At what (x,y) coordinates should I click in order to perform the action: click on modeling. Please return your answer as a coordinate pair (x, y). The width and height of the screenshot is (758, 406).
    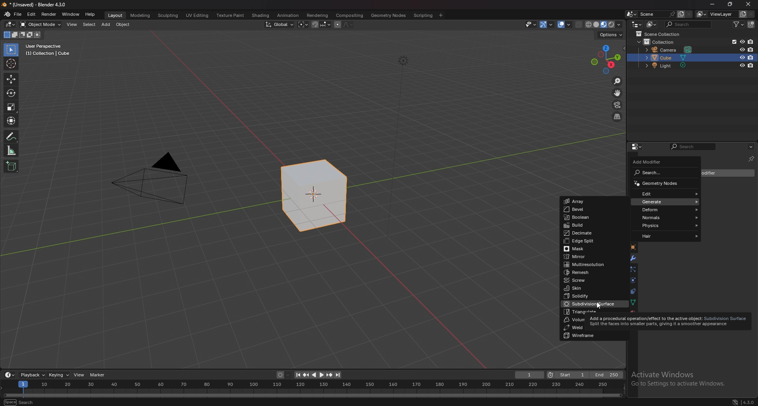
    Looking at the image, I should click on (141, 15).